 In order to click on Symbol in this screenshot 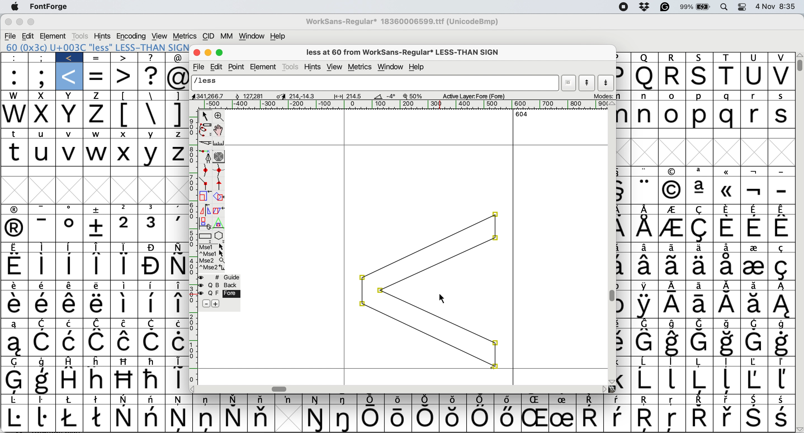, I will do `click(16, 229)`.